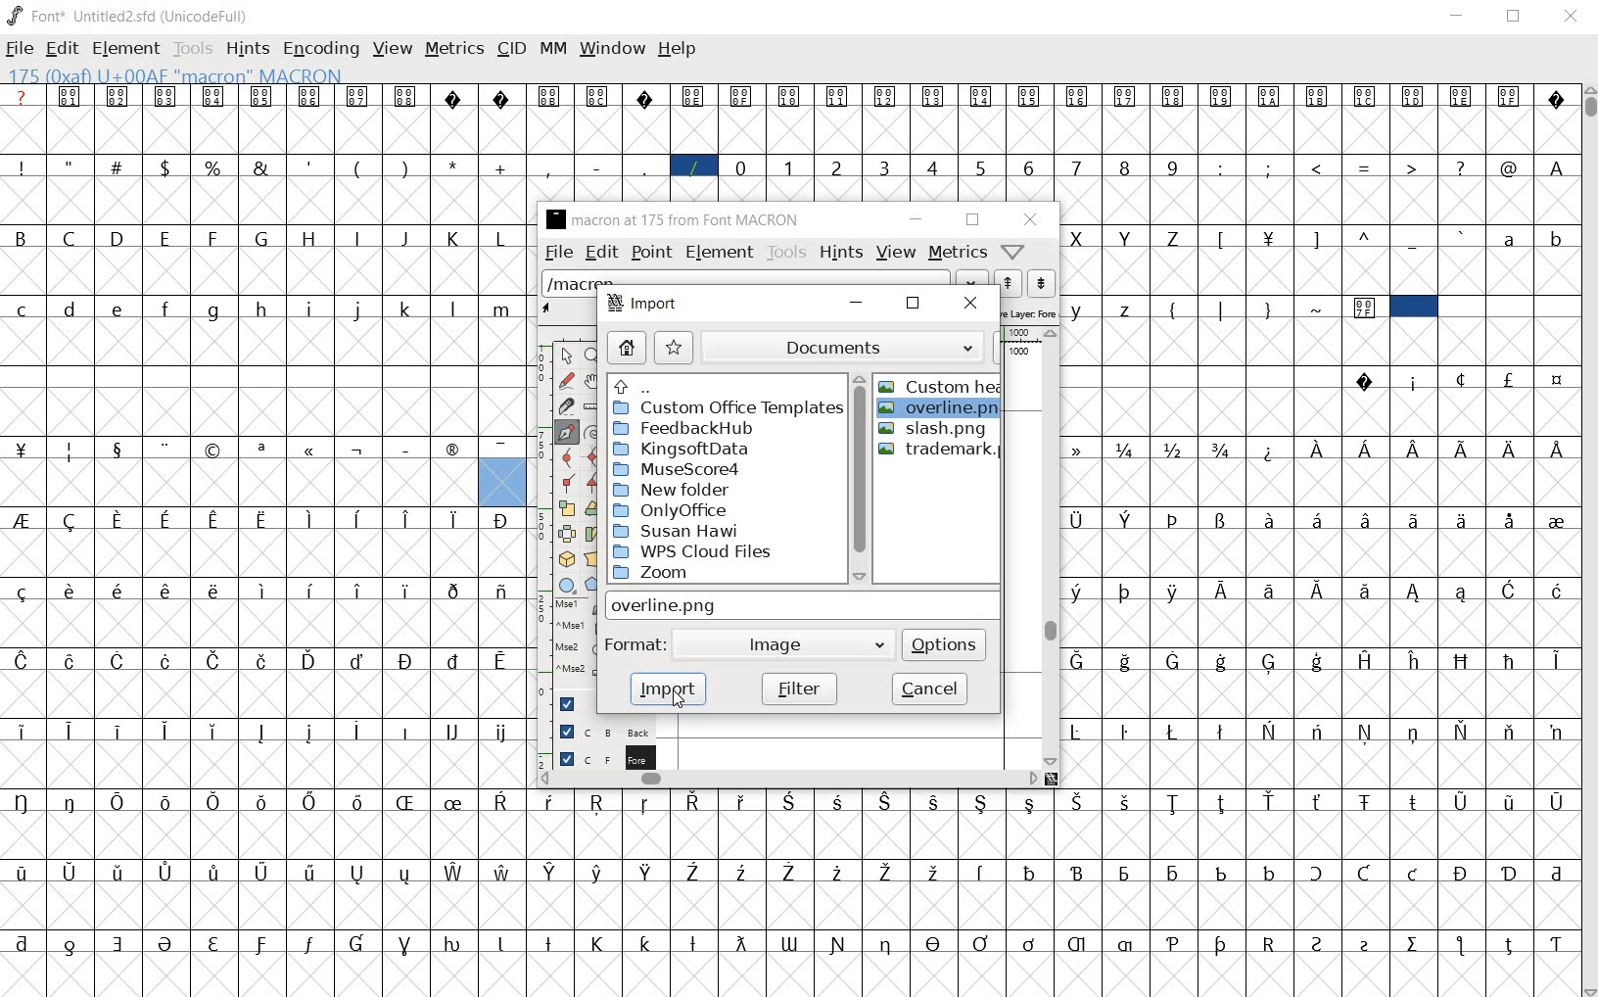  I want to click on j, so click(358, 310).